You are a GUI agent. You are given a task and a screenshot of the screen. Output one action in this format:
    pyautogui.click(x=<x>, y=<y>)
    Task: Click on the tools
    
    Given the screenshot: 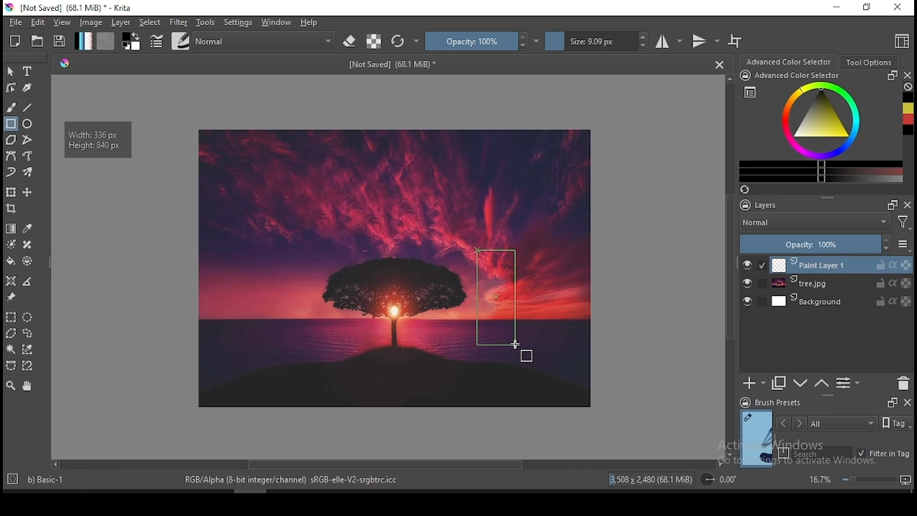 What is the action you would take?
    pyautogui.click(x=206, y=23)
    